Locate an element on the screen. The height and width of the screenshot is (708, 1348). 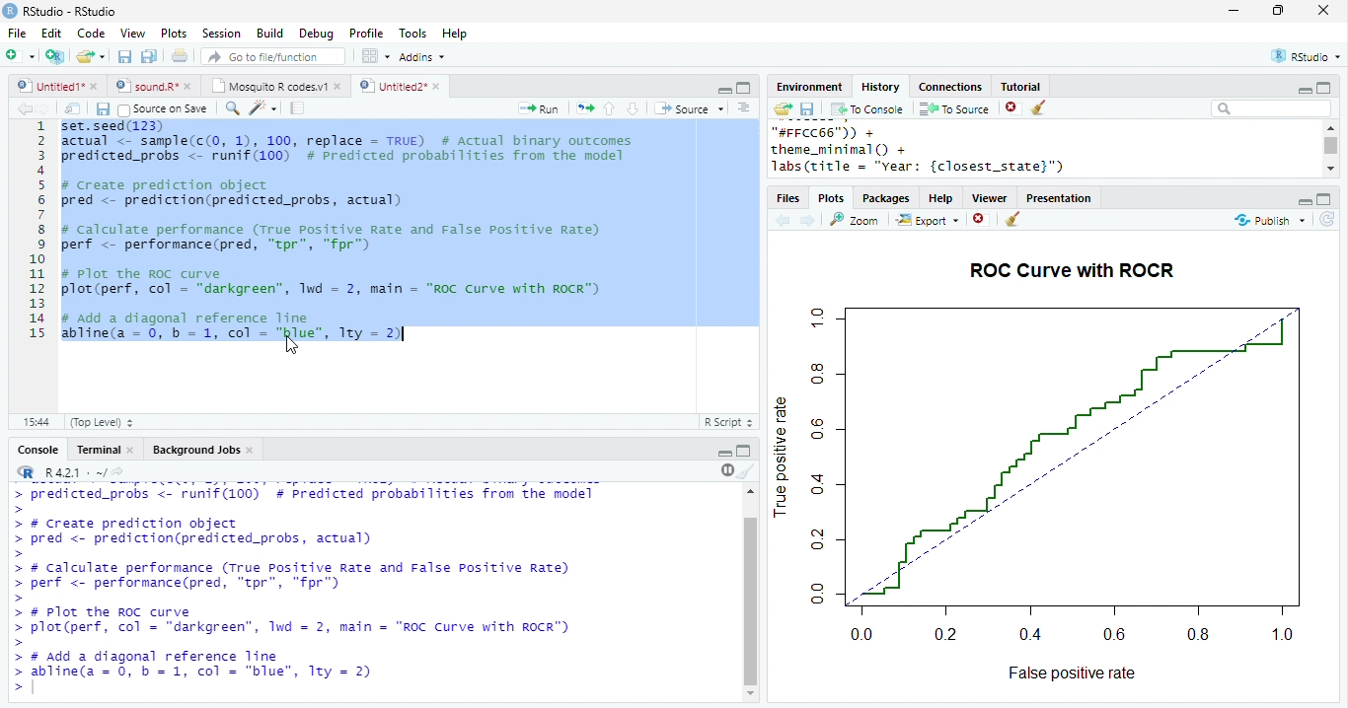
Untitled 1 is located at coordinates (47, 85).